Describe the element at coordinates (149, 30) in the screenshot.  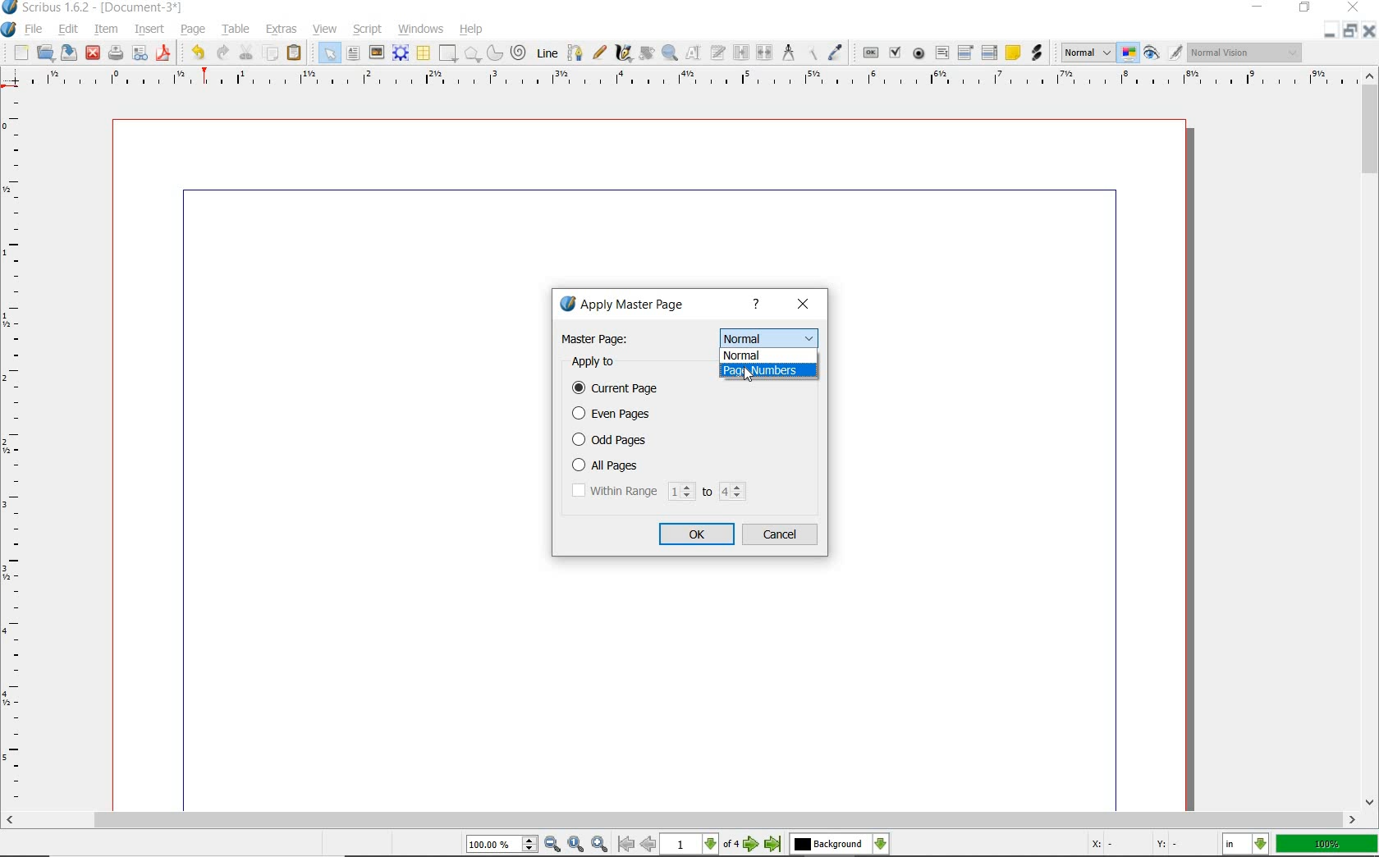
I see `insert` at that location.